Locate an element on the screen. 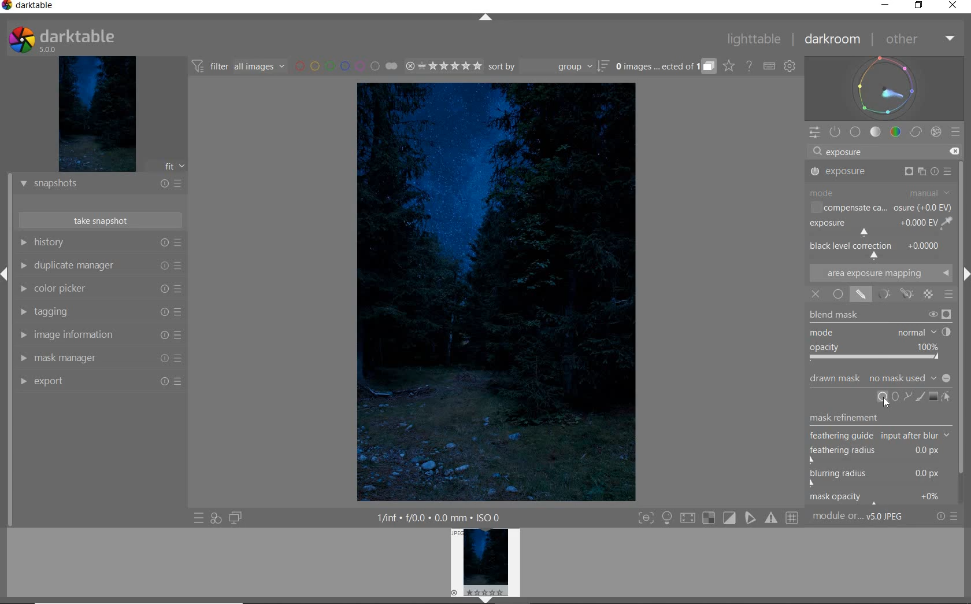 The image size is (971, 604). MASK MANAGER is located at coordinates (99, 359).